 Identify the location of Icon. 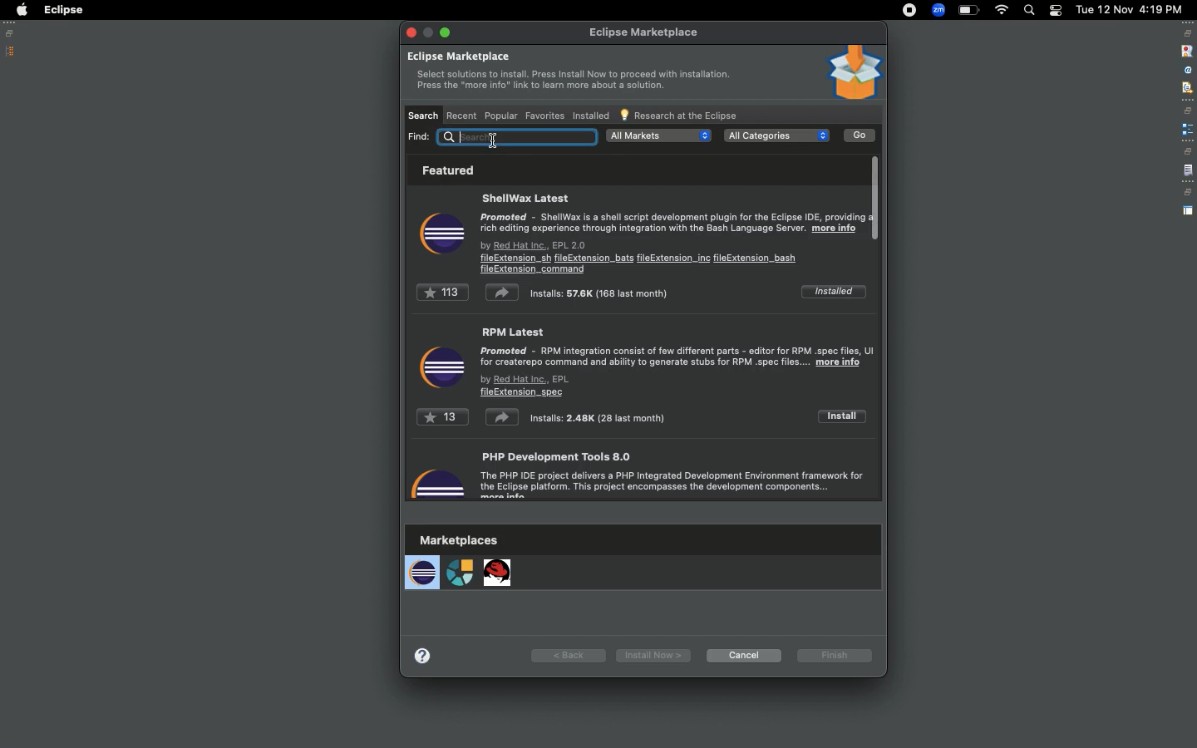
(441, 368).